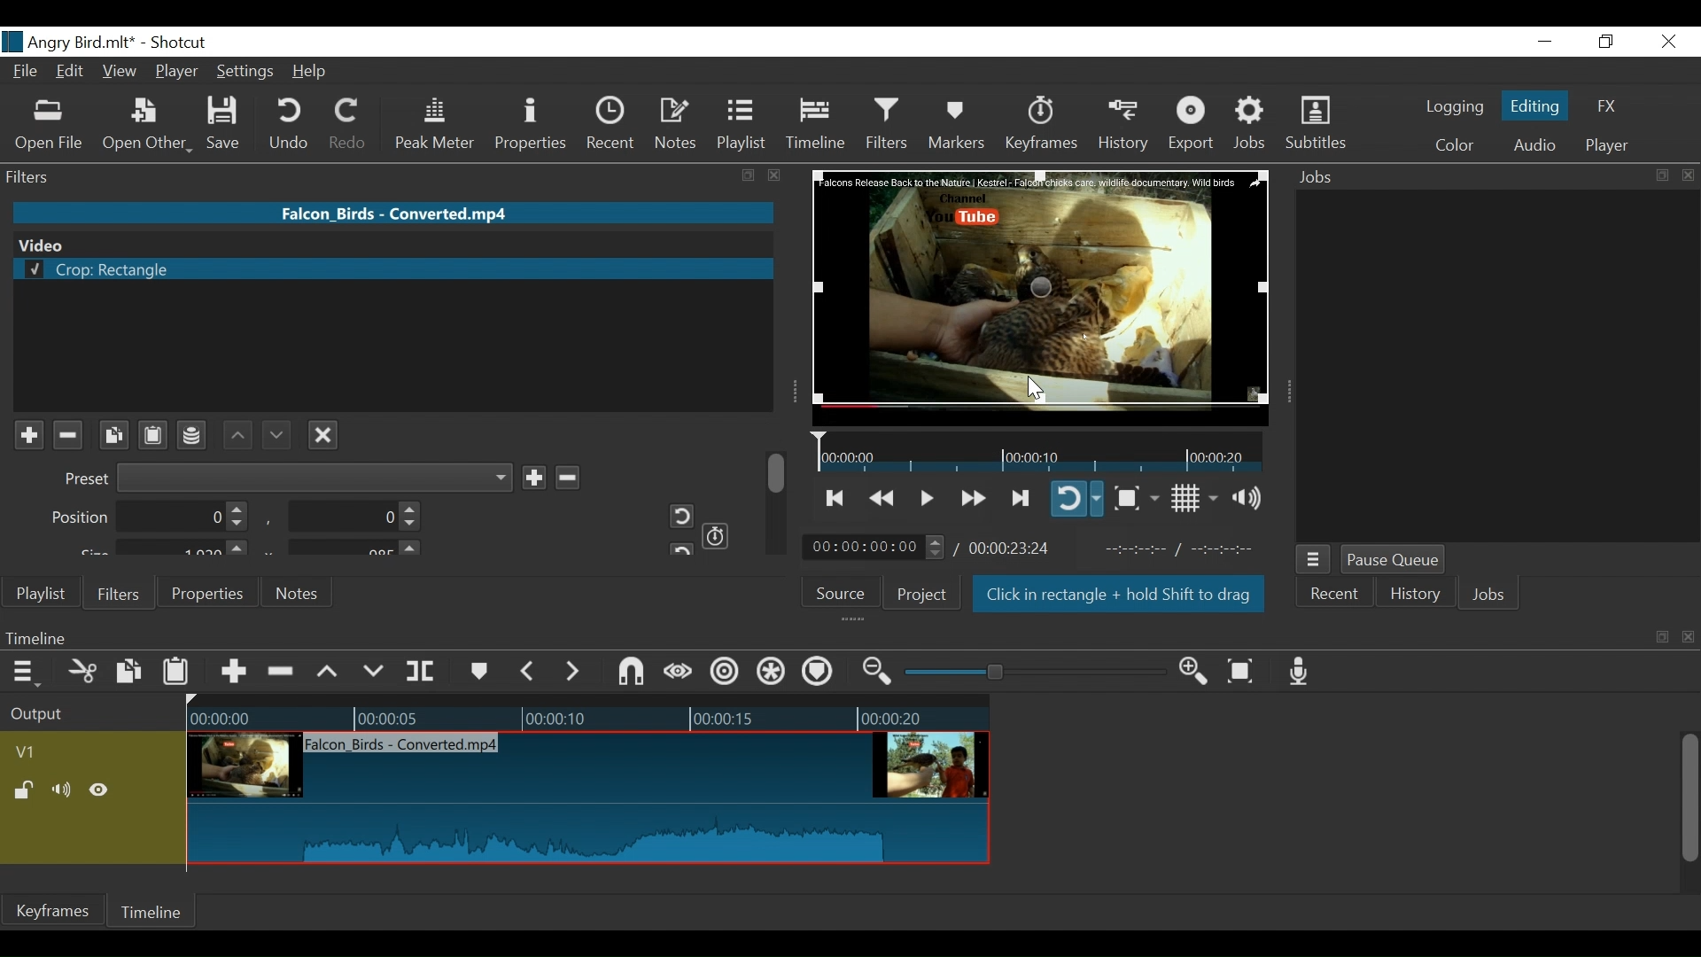 The height and width of the screenshot is (957, 1701). Describe the element at coordinates (1690, 638) in the screenshot. I see `close` at that location.